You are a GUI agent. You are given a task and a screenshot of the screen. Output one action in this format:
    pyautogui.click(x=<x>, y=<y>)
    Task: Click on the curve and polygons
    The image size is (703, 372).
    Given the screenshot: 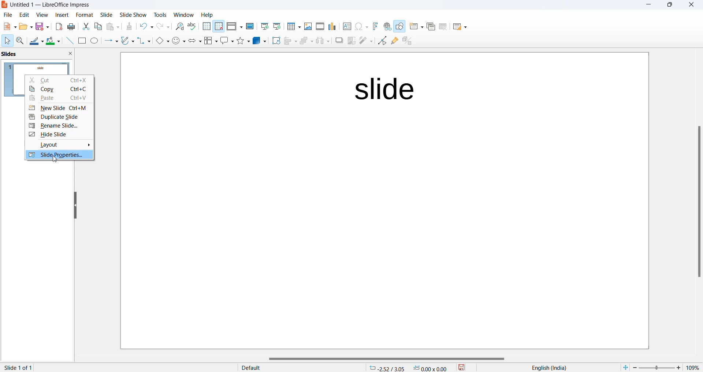 What is the action you would take?
    pyautogui.click(x=128, y=41)
    